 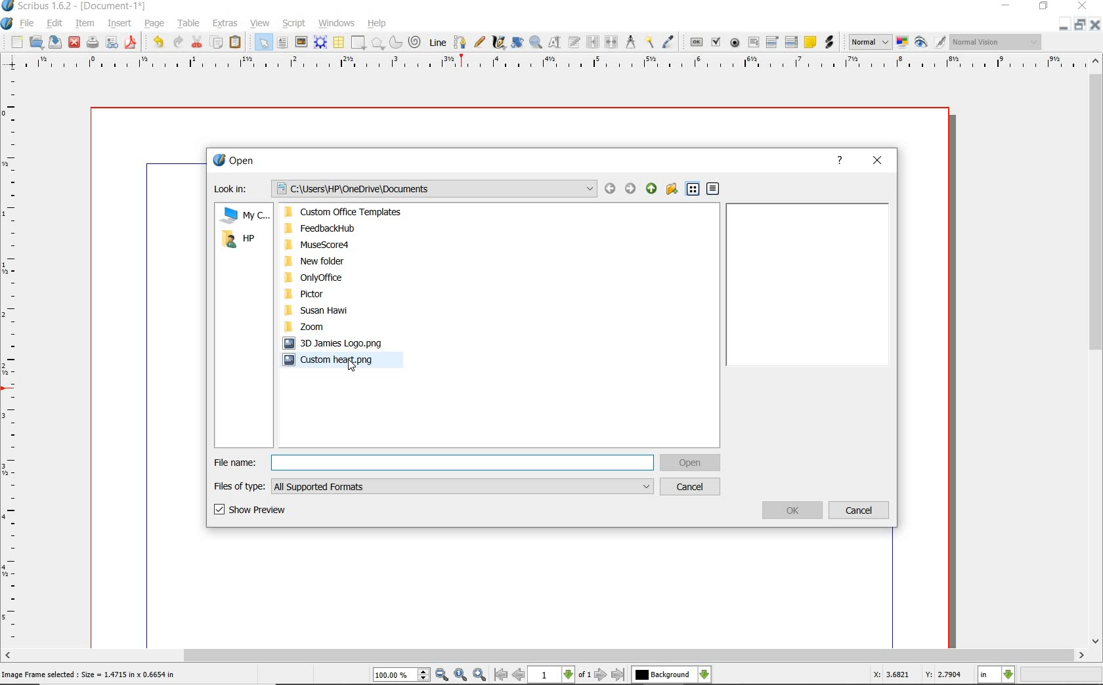 I want to click on zoom to, so click(x=460, y=675).